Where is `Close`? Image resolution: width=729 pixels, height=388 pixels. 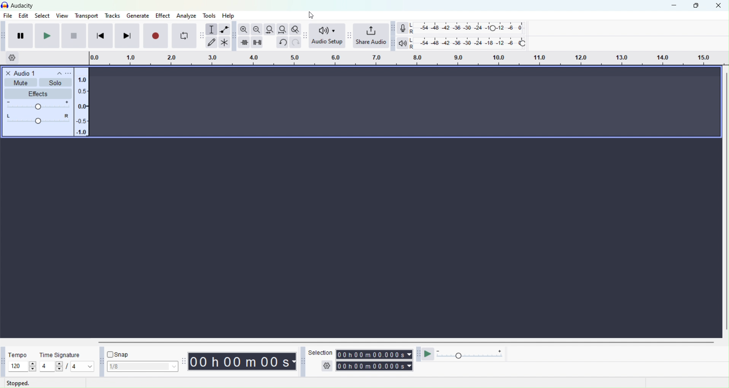 Close is located at coordinates (720, 6).